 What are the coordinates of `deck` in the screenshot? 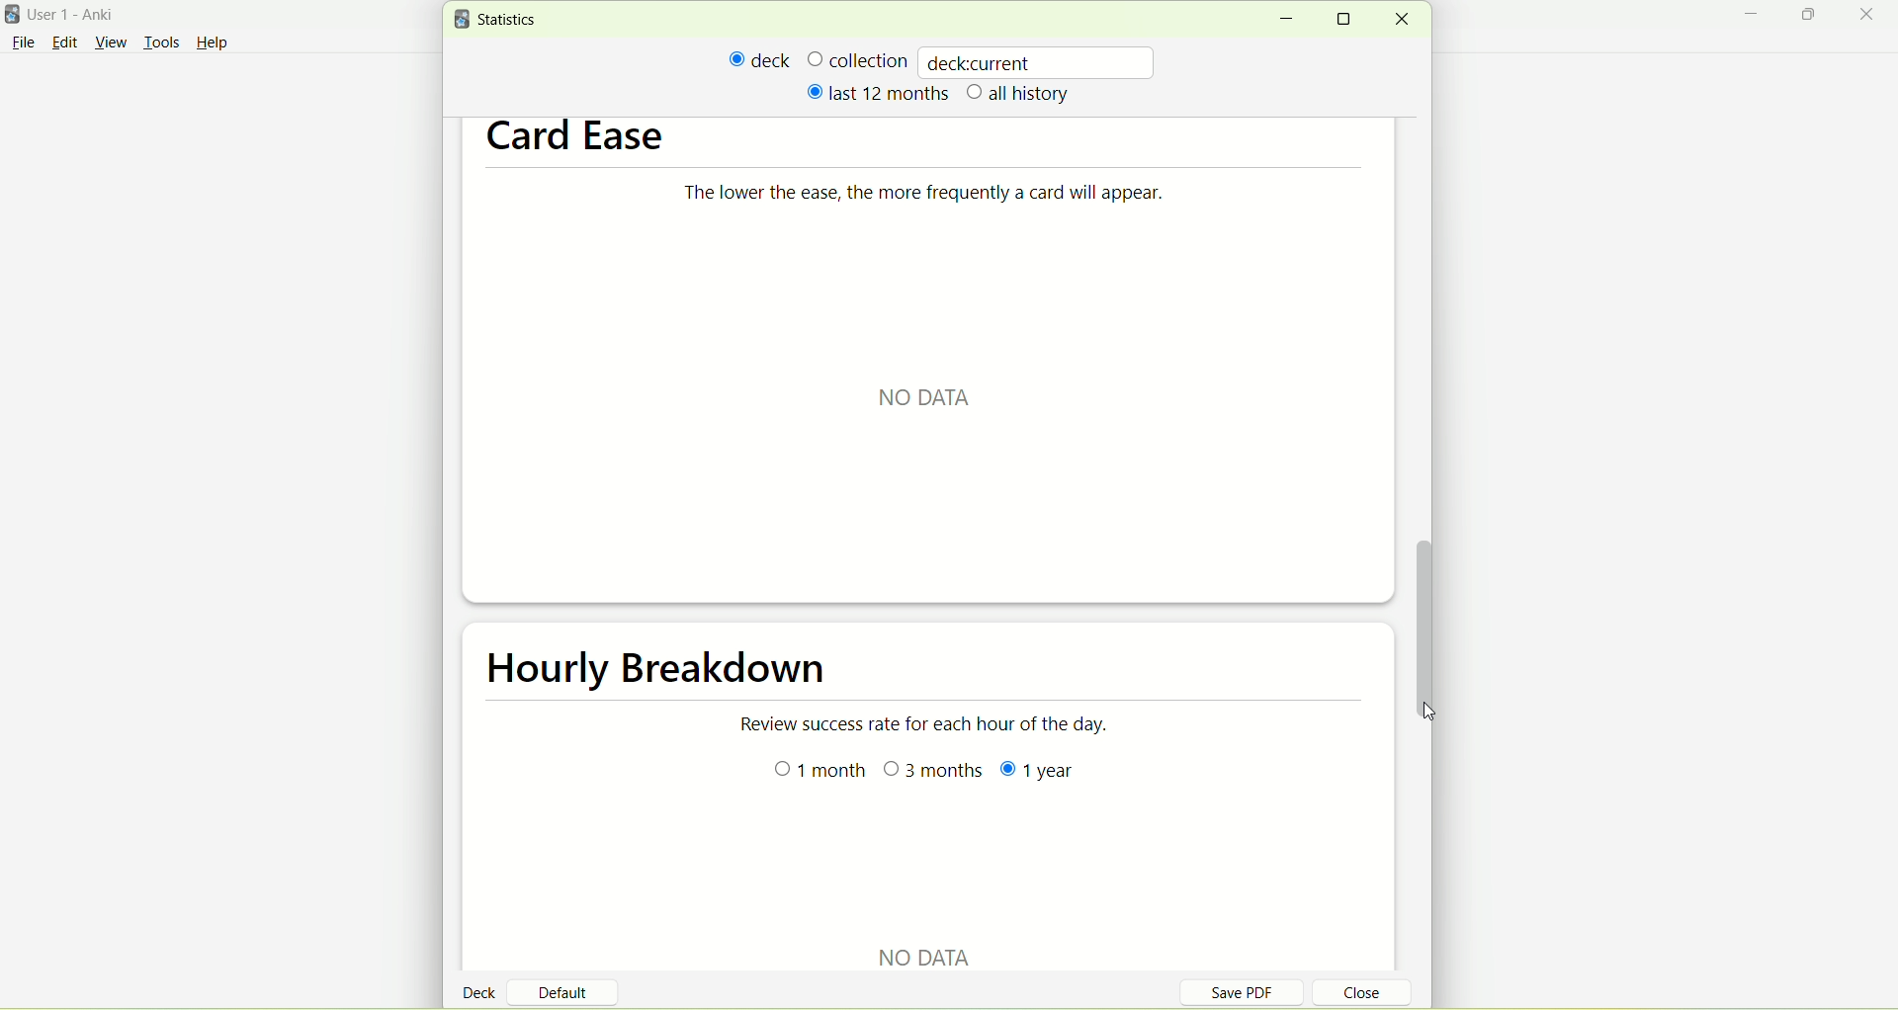 It's located at (760, 59).